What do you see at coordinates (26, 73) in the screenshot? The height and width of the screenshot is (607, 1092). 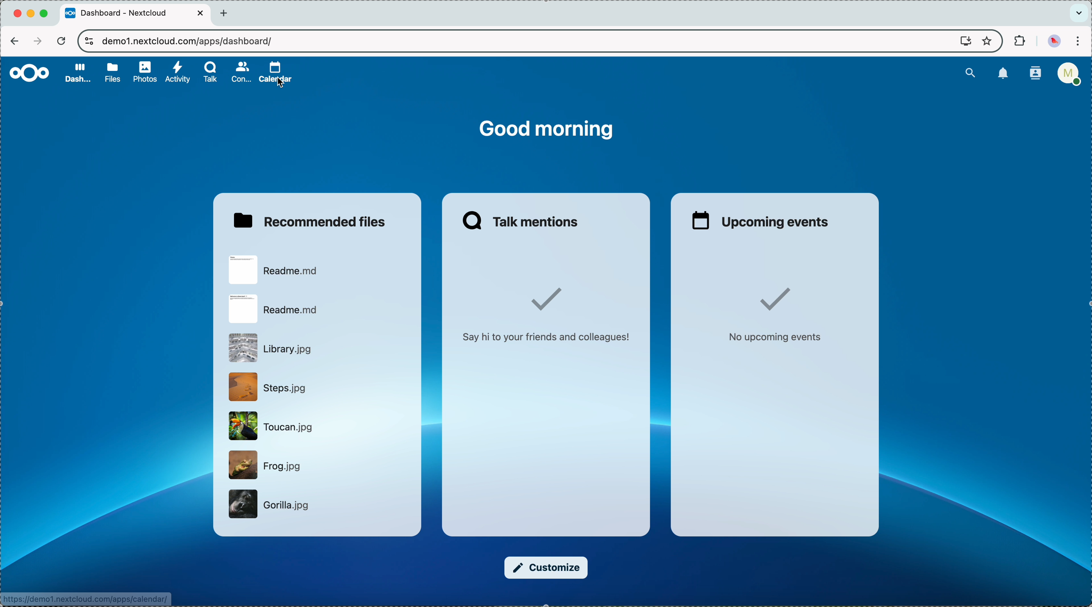 I see `Nextcloud logo` at bounding box center [26, 73].